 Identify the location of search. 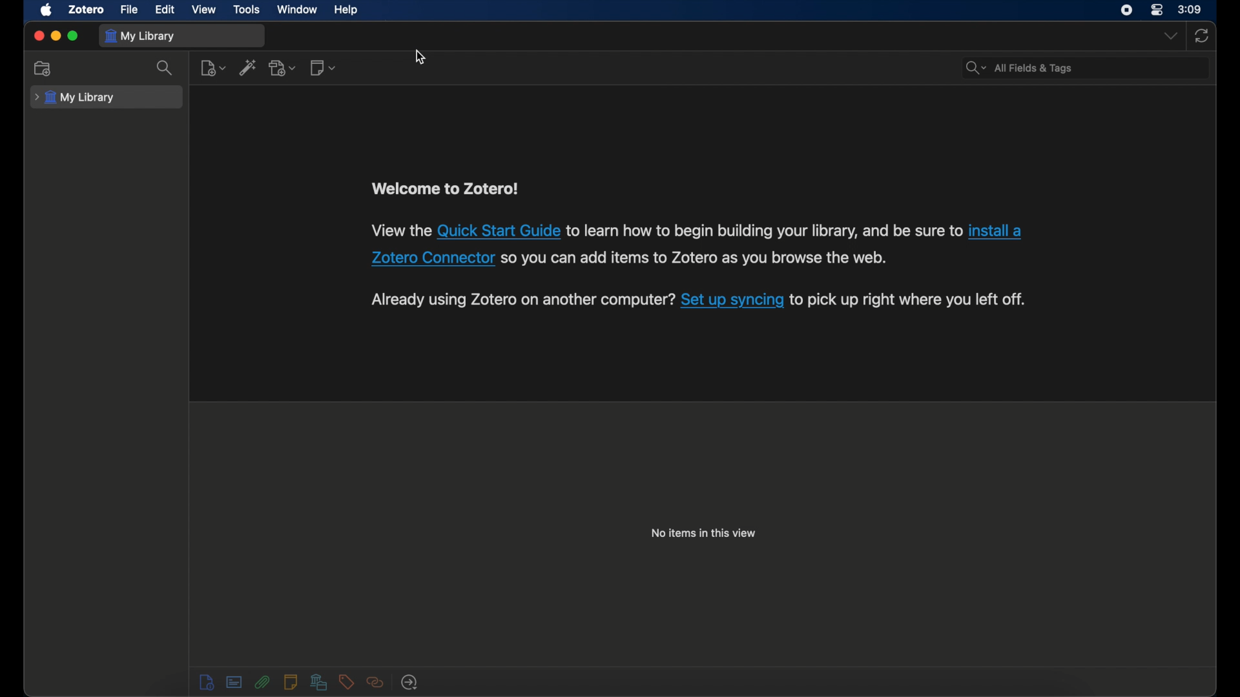
(1086, 68).